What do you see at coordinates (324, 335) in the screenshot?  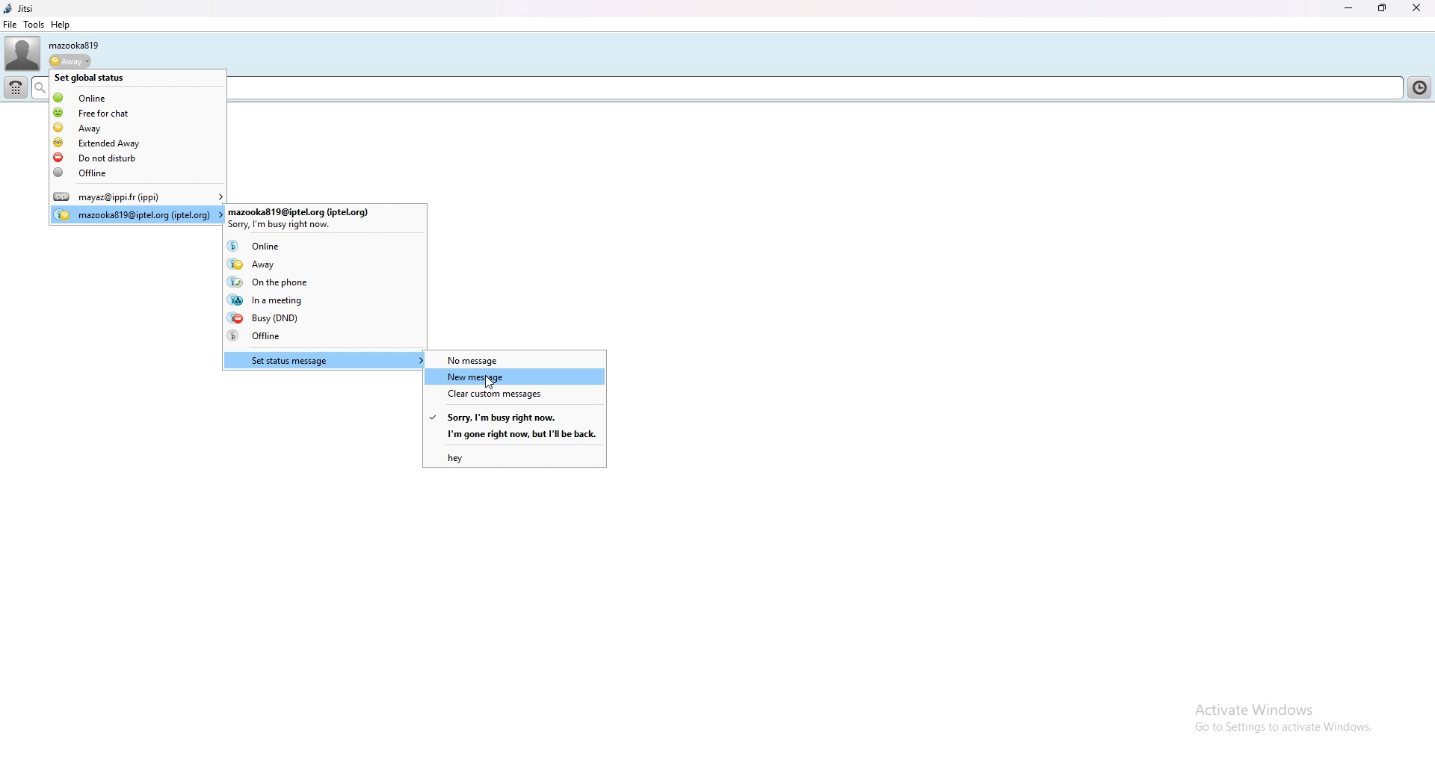 I see `offline` at bounding box center [324, 335].